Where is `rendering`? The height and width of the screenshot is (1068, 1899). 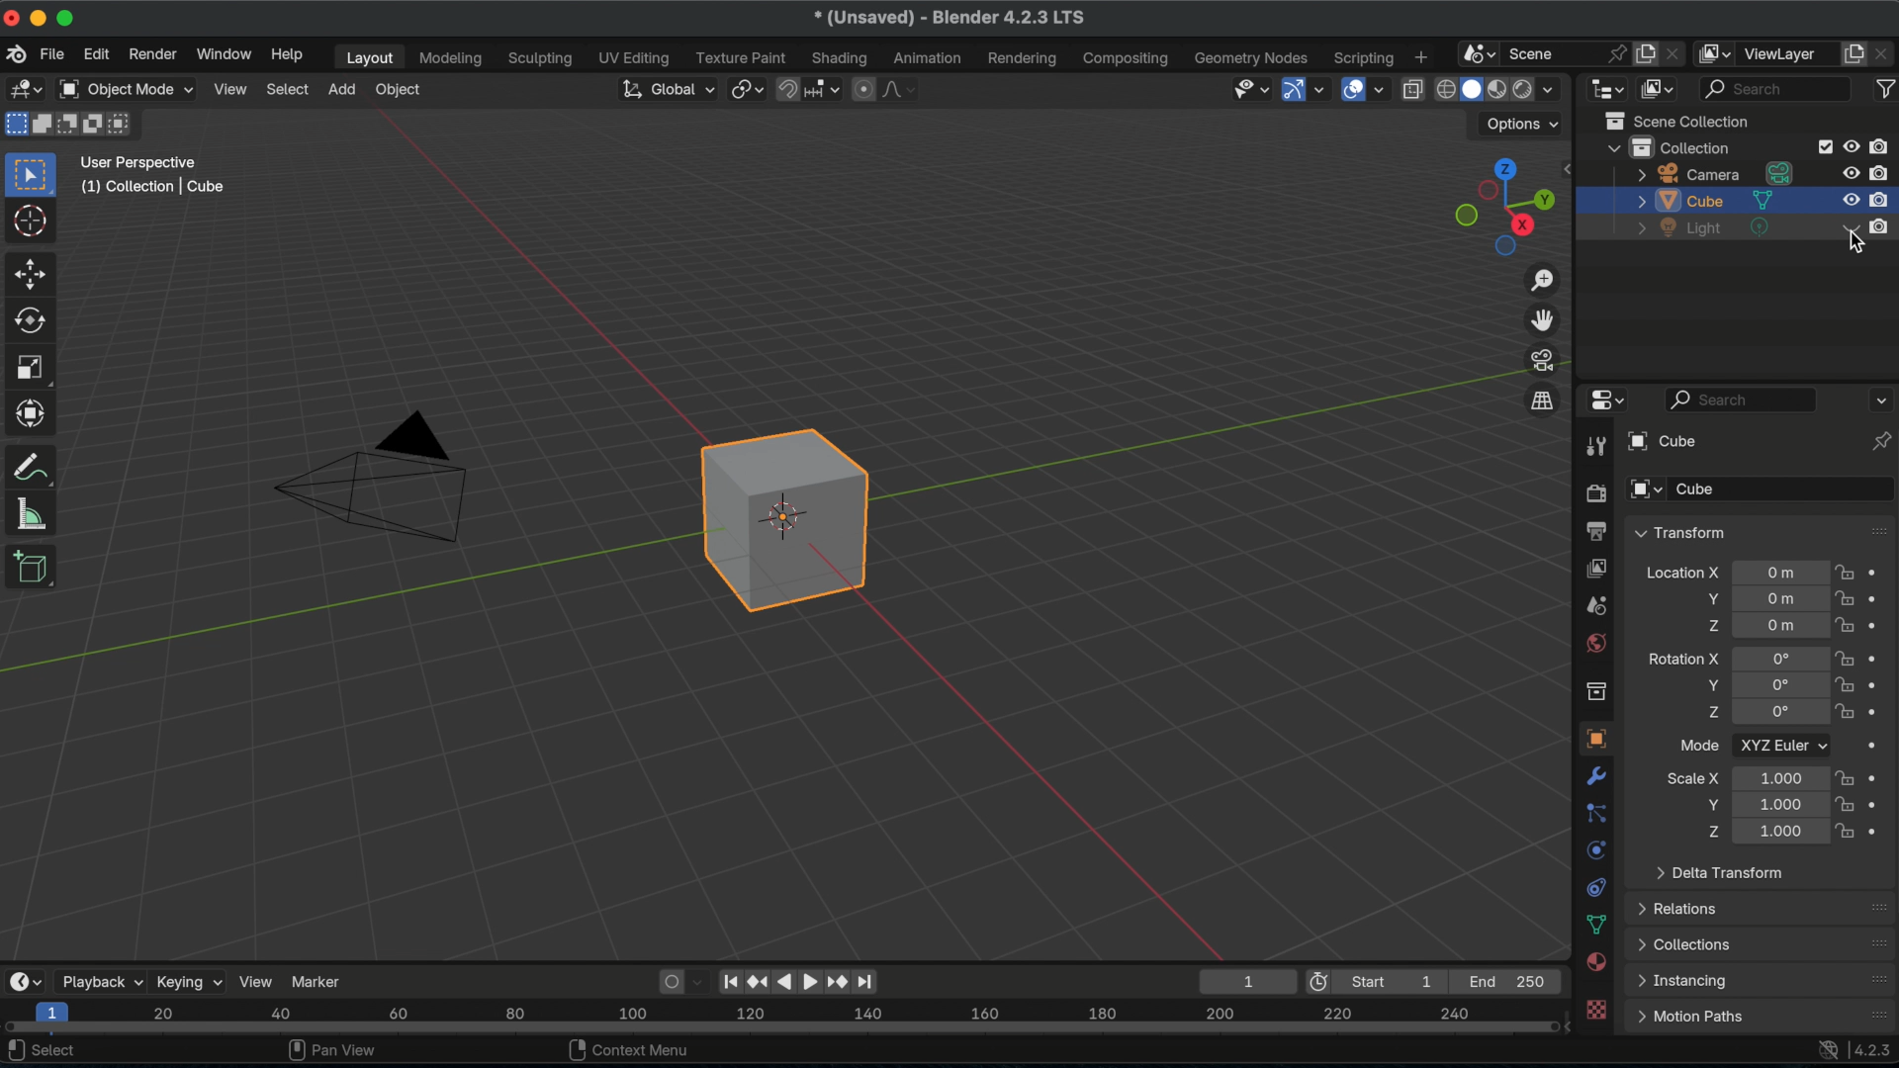 rendering is located at coordinates (1025, 57).